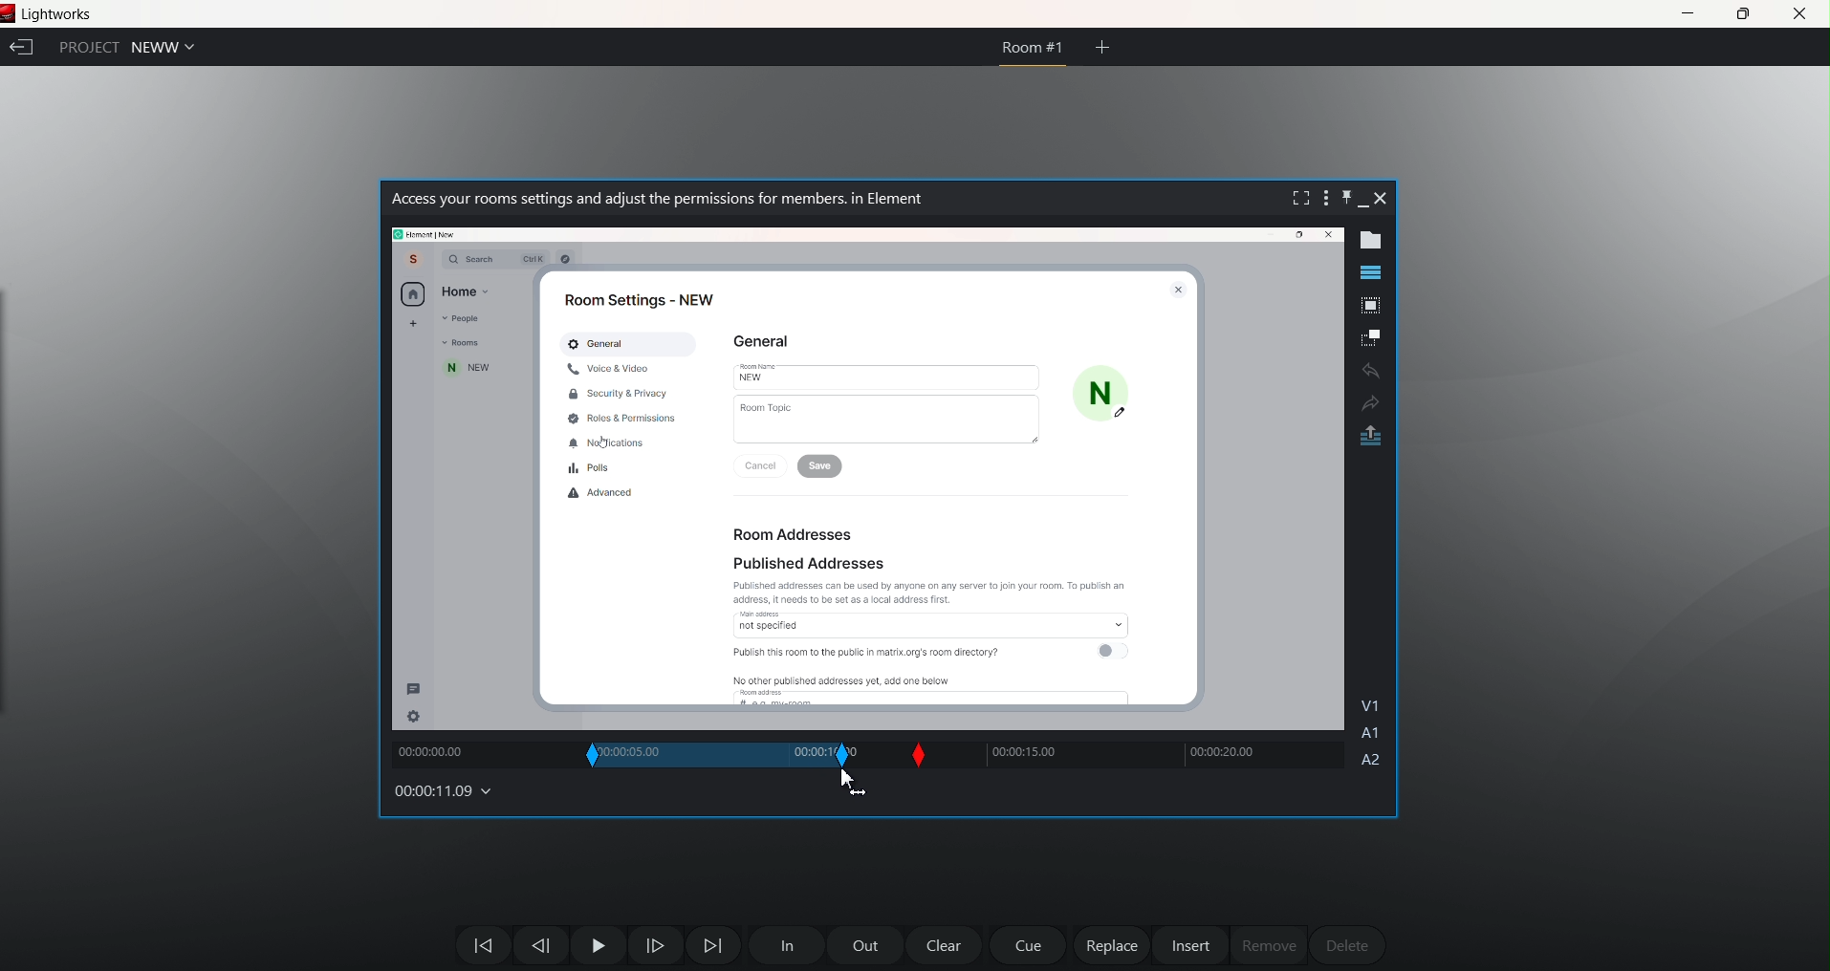 Image resolution: width=1830 pixels, height=971 pixels. I want to click on track, so click(1142, 757).